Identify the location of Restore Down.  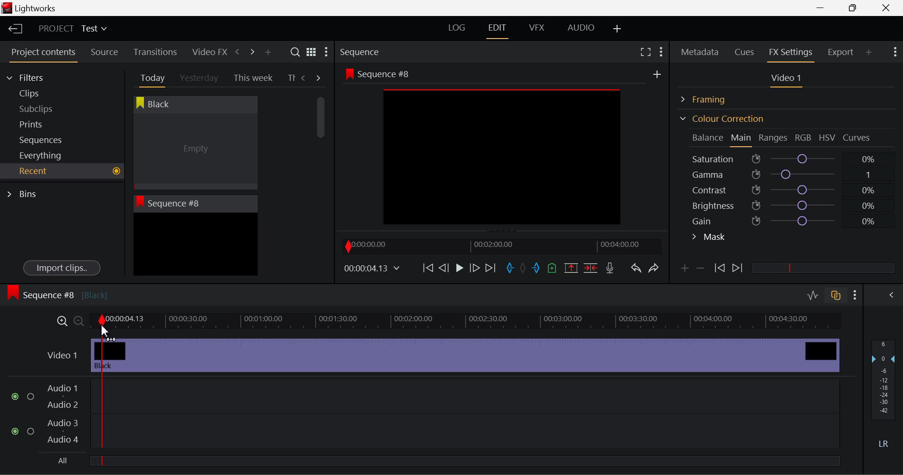
(824, 8).